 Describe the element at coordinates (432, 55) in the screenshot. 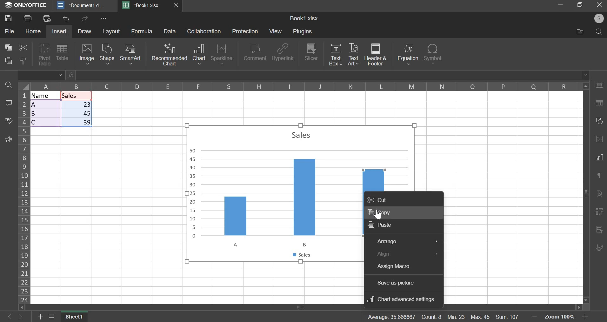

I see `symbol` at that location.